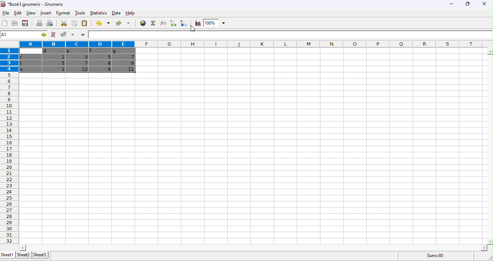  Describe the element at coordinates (51, 23) in the screenshot. I see `print preview` at that location.